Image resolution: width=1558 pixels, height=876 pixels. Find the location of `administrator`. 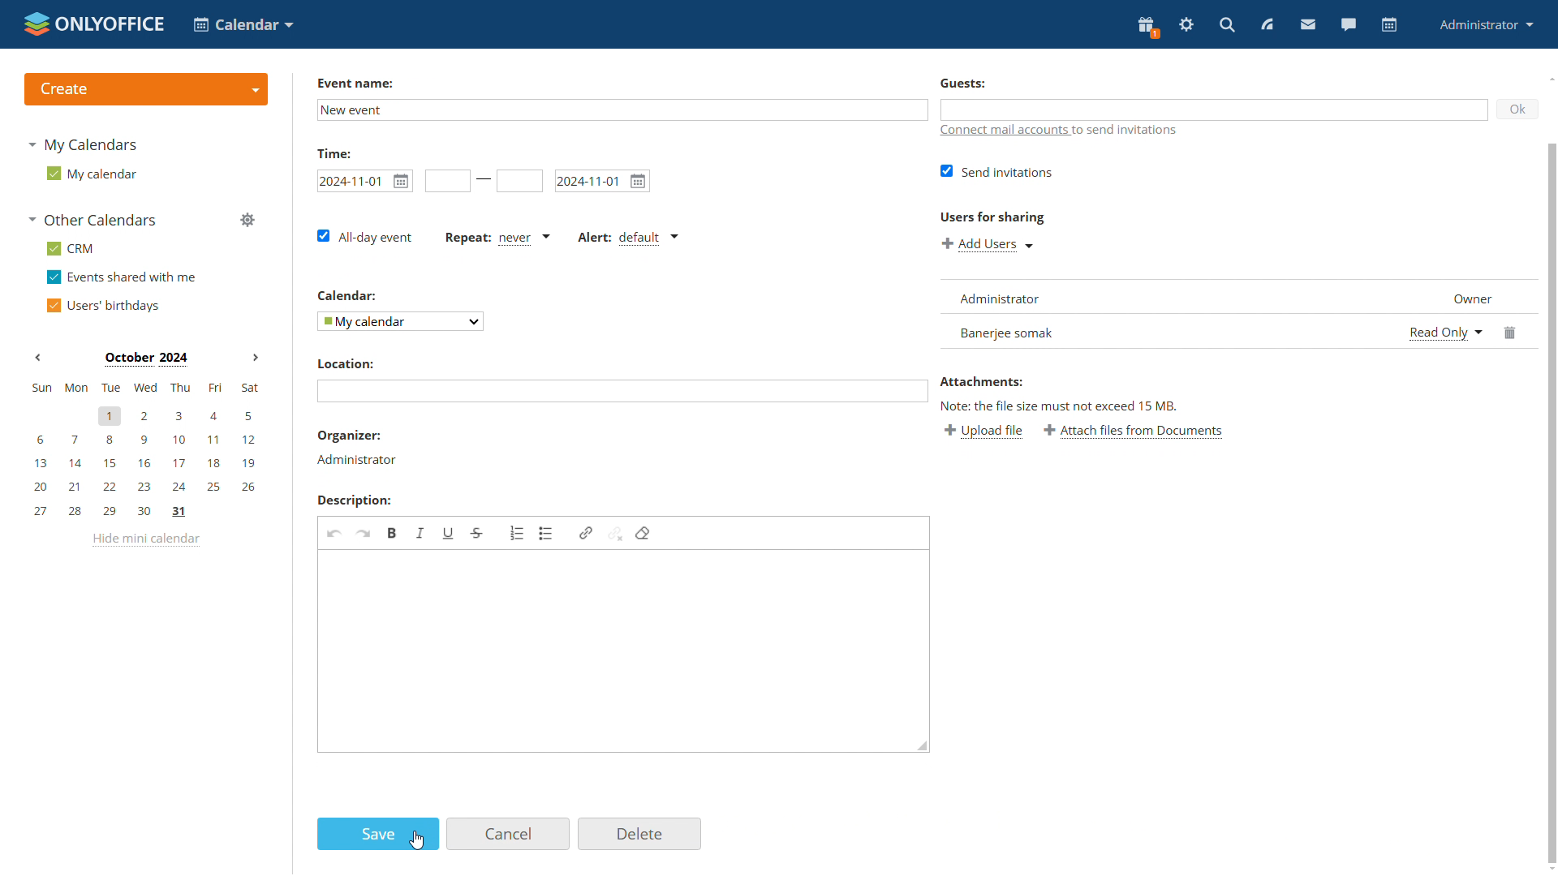

administrator is located at coordinates (1487, 24).